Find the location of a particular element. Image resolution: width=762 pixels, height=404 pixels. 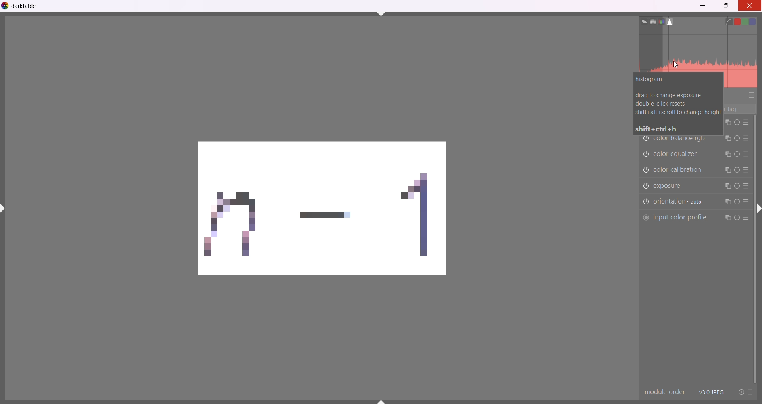

instance is located at coordinates (727, 218).